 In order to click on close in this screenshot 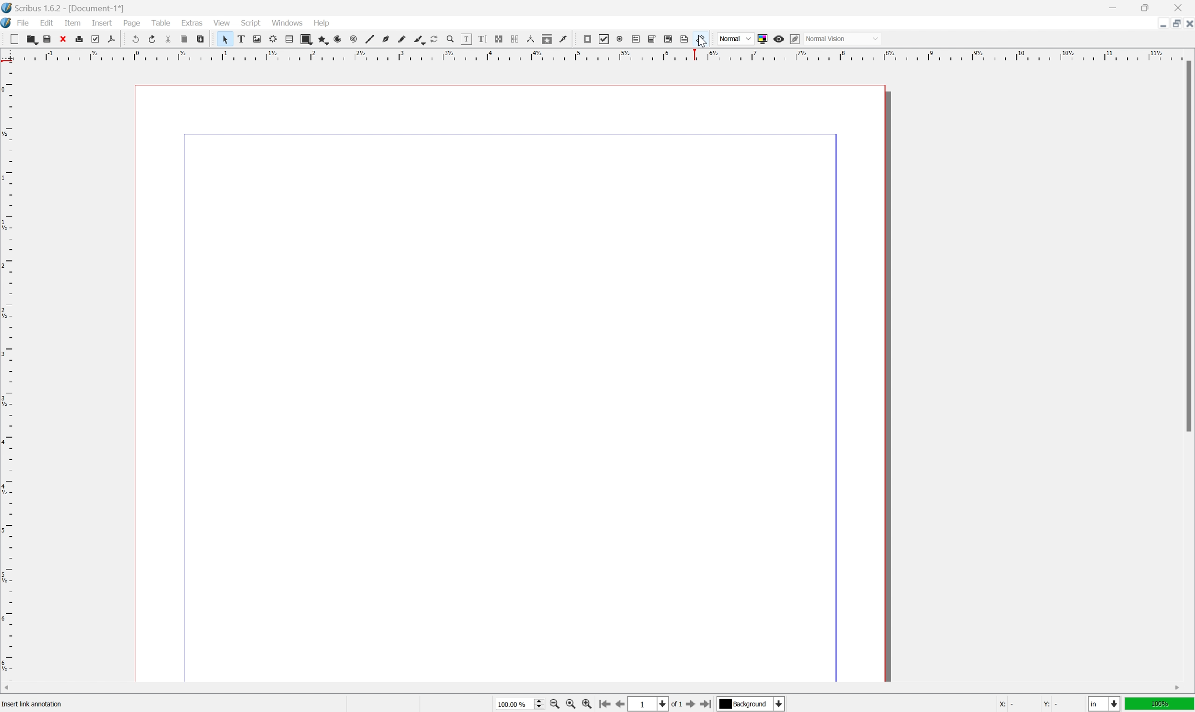, I will do `click(1179, 8)`.